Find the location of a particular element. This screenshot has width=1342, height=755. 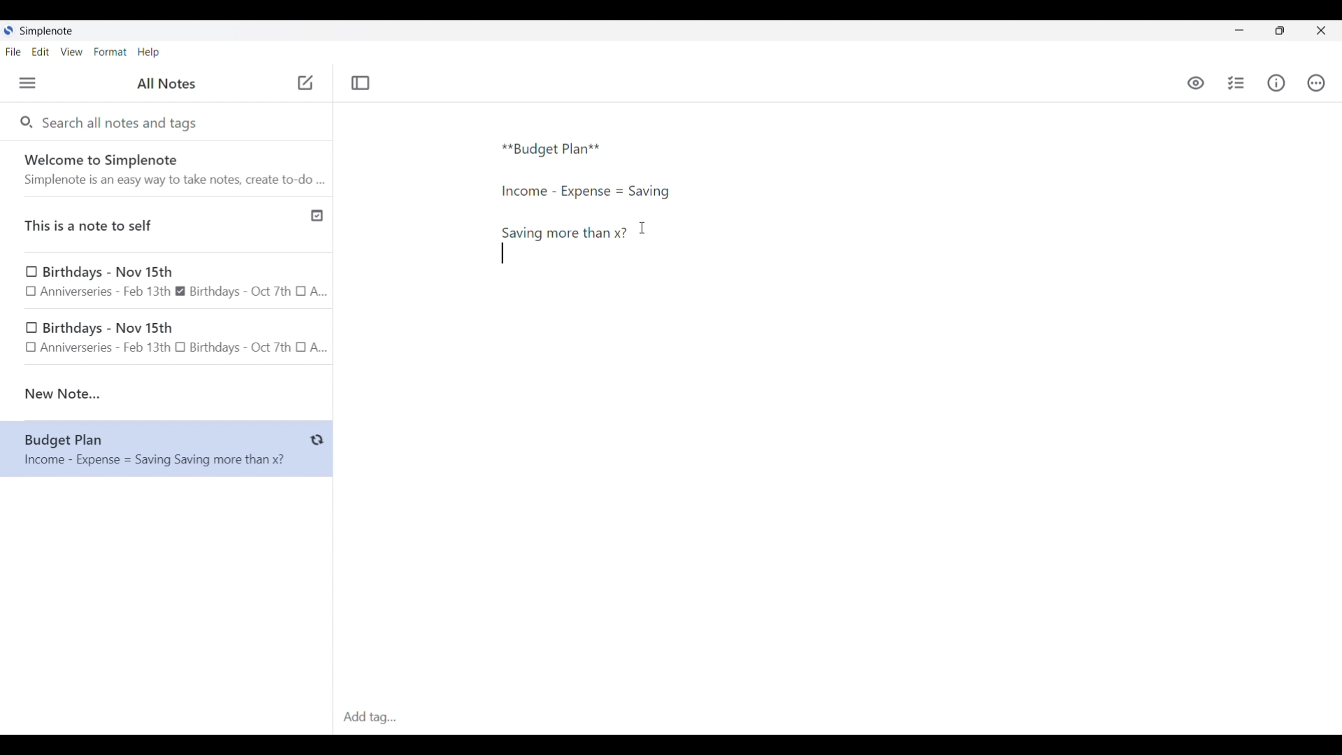

Show interface in a smaller tab is located at coordinates (1280, 31).